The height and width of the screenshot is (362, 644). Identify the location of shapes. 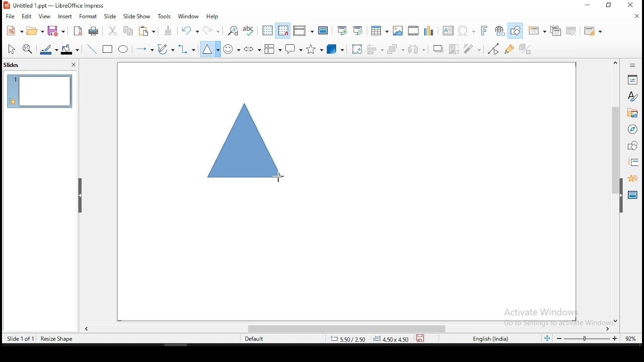
(633, 146).